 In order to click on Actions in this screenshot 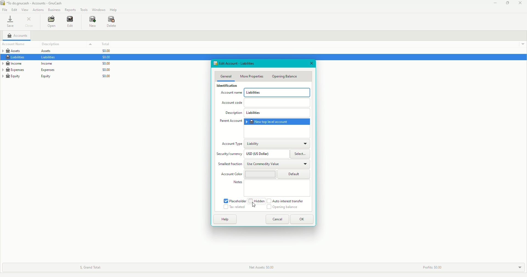, I will do `click(39, 10)`.